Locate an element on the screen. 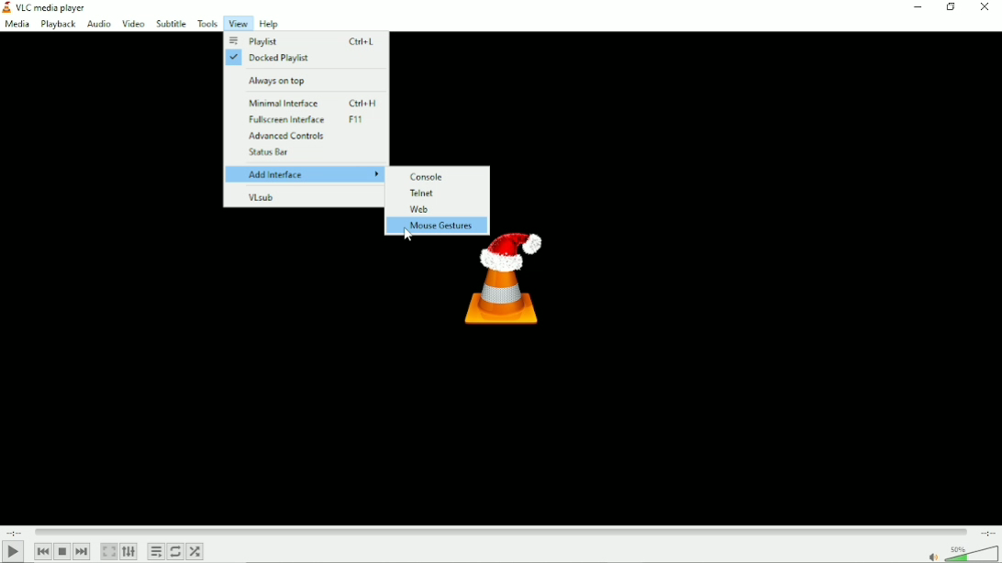  Restore down is located at coordinates (952, 8).